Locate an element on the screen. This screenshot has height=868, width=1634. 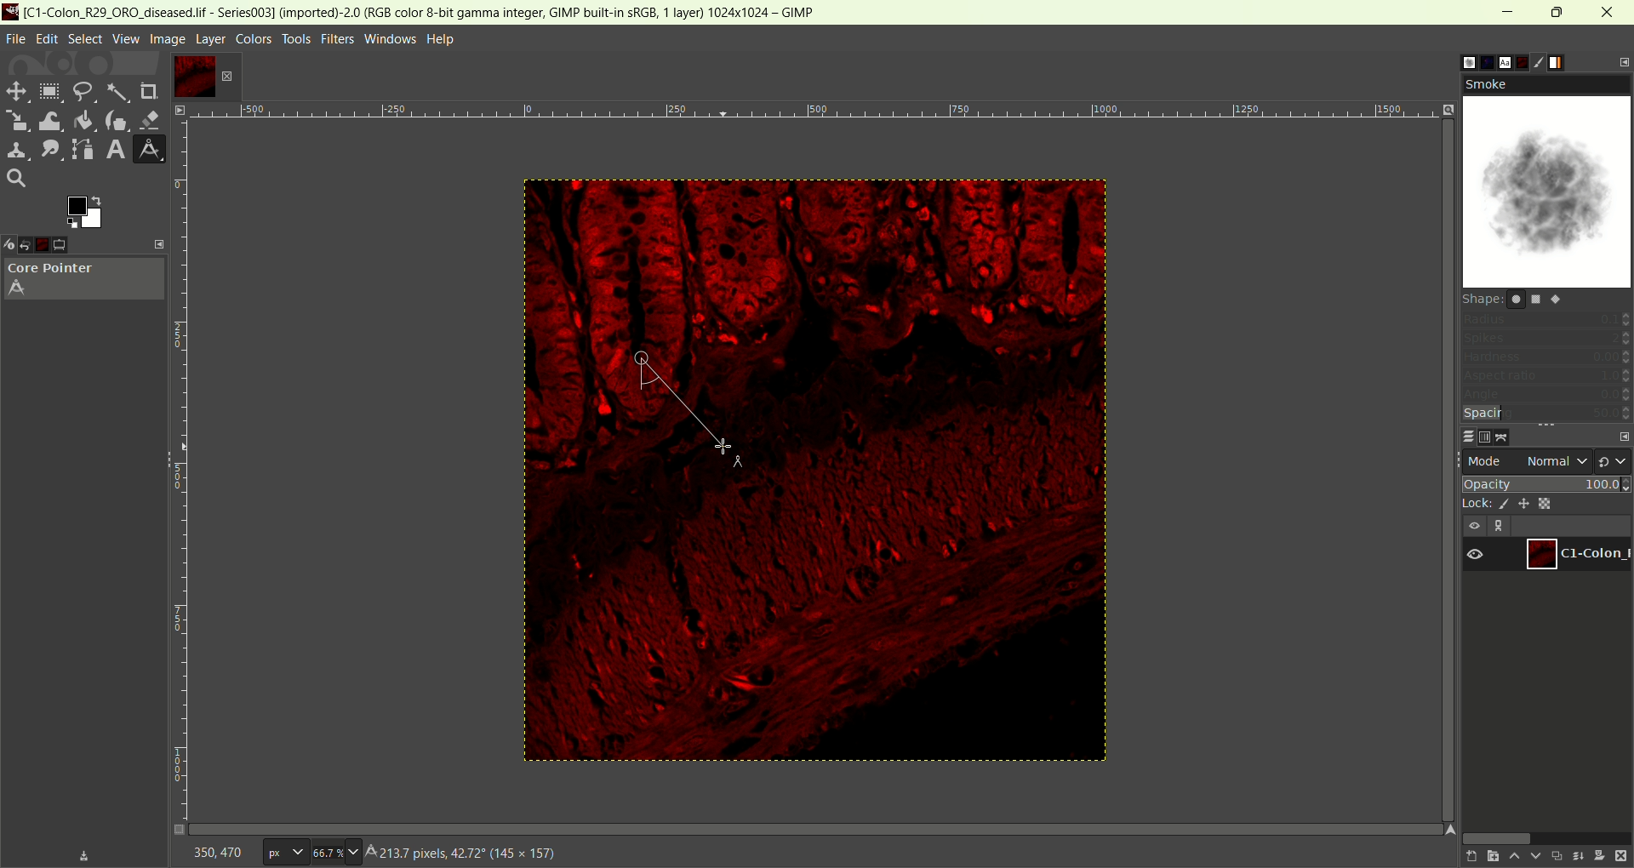
switch to another group of mode is located at coordinates (1614, 460).